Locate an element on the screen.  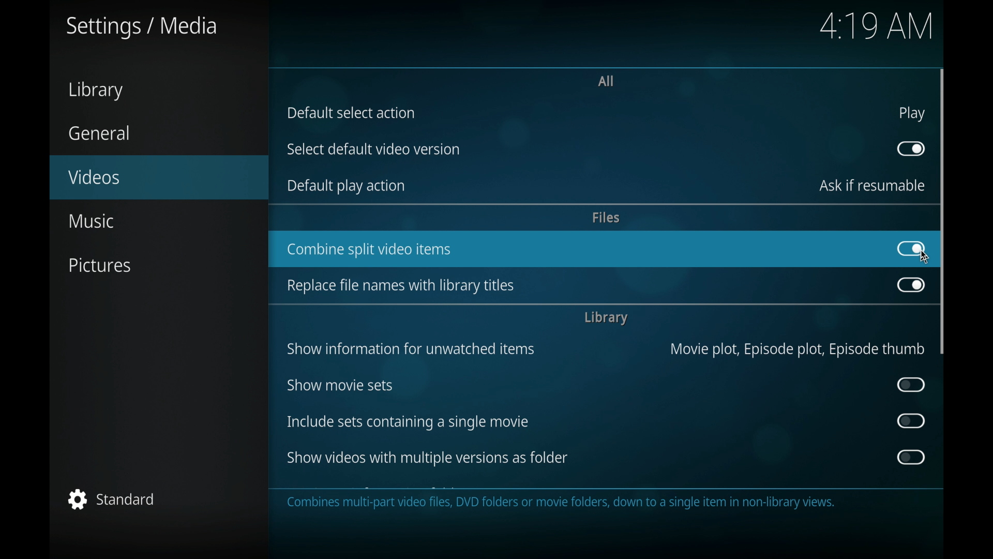
pictures is located at coordinates (99, 265).